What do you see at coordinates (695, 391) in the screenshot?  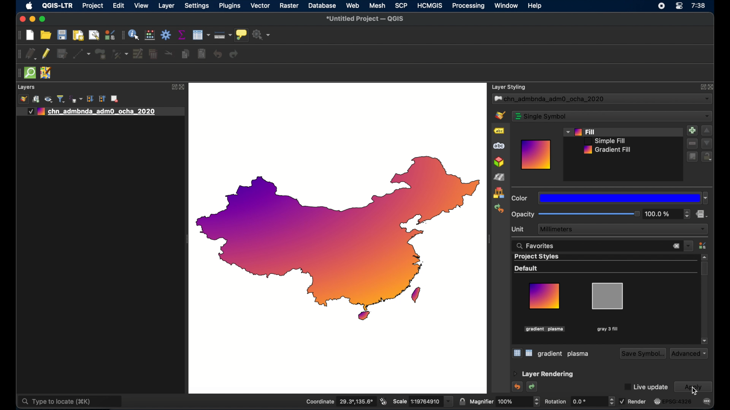 I see `cursor` at bounding box center [695, 391].